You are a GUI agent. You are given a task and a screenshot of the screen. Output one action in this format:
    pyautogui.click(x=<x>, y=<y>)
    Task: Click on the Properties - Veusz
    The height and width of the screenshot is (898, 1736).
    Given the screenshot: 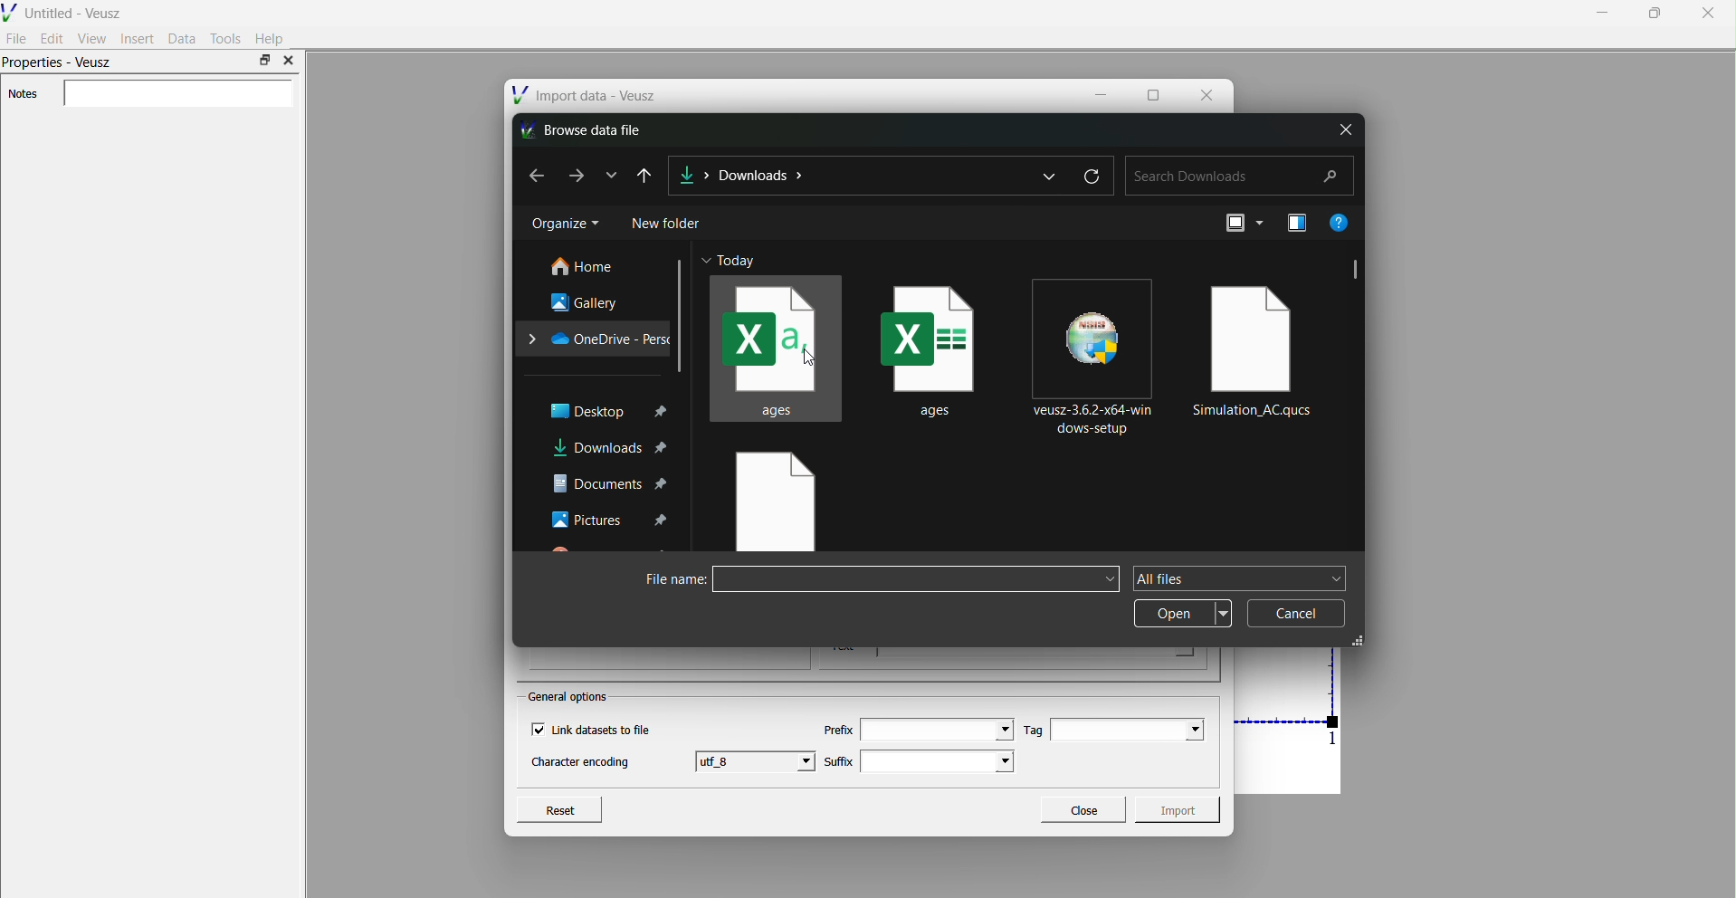 What is the action you would take?
    pyautogui.click(x=60, y=64)
    